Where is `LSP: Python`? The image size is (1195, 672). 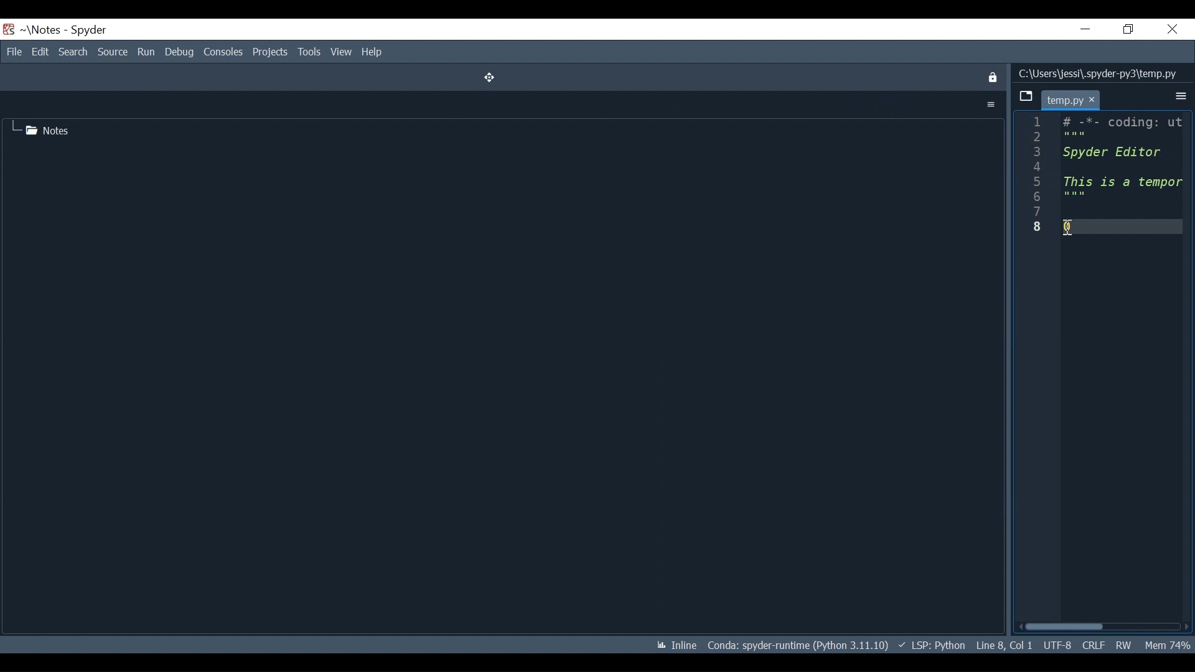
LSP: Python is located at coordinates (931, 645).